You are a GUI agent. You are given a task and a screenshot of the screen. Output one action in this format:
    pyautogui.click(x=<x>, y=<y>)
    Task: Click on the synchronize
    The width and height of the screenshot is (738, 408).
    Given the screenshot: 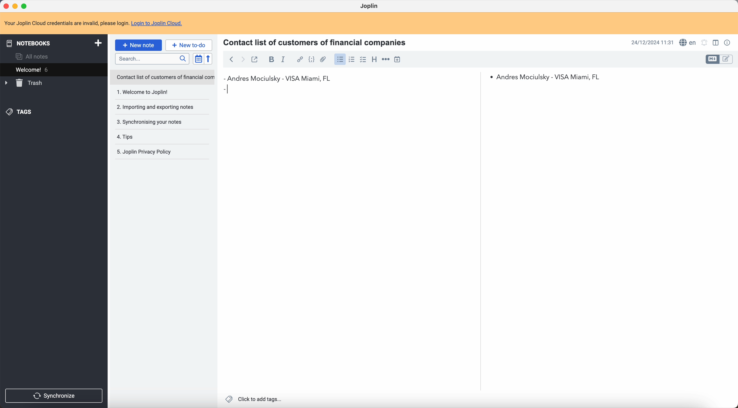 What is the action you would take?
    pyautogui.click(x=54, y=396)
    